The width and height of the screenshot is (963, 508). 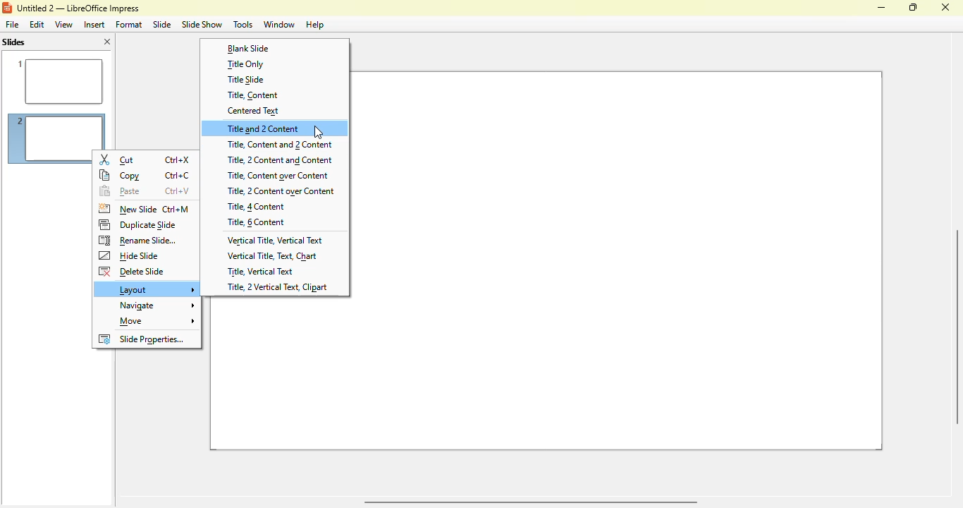 What do you see at coordinates (13, 42) in the screenshot?
I see `slides` at bounding box center [13, 42].